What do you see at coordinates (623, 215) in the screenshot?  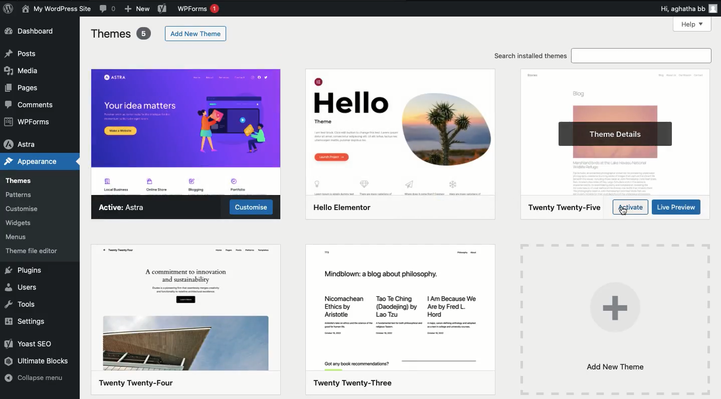 I see `cursor` at bounding box center [623, 215].